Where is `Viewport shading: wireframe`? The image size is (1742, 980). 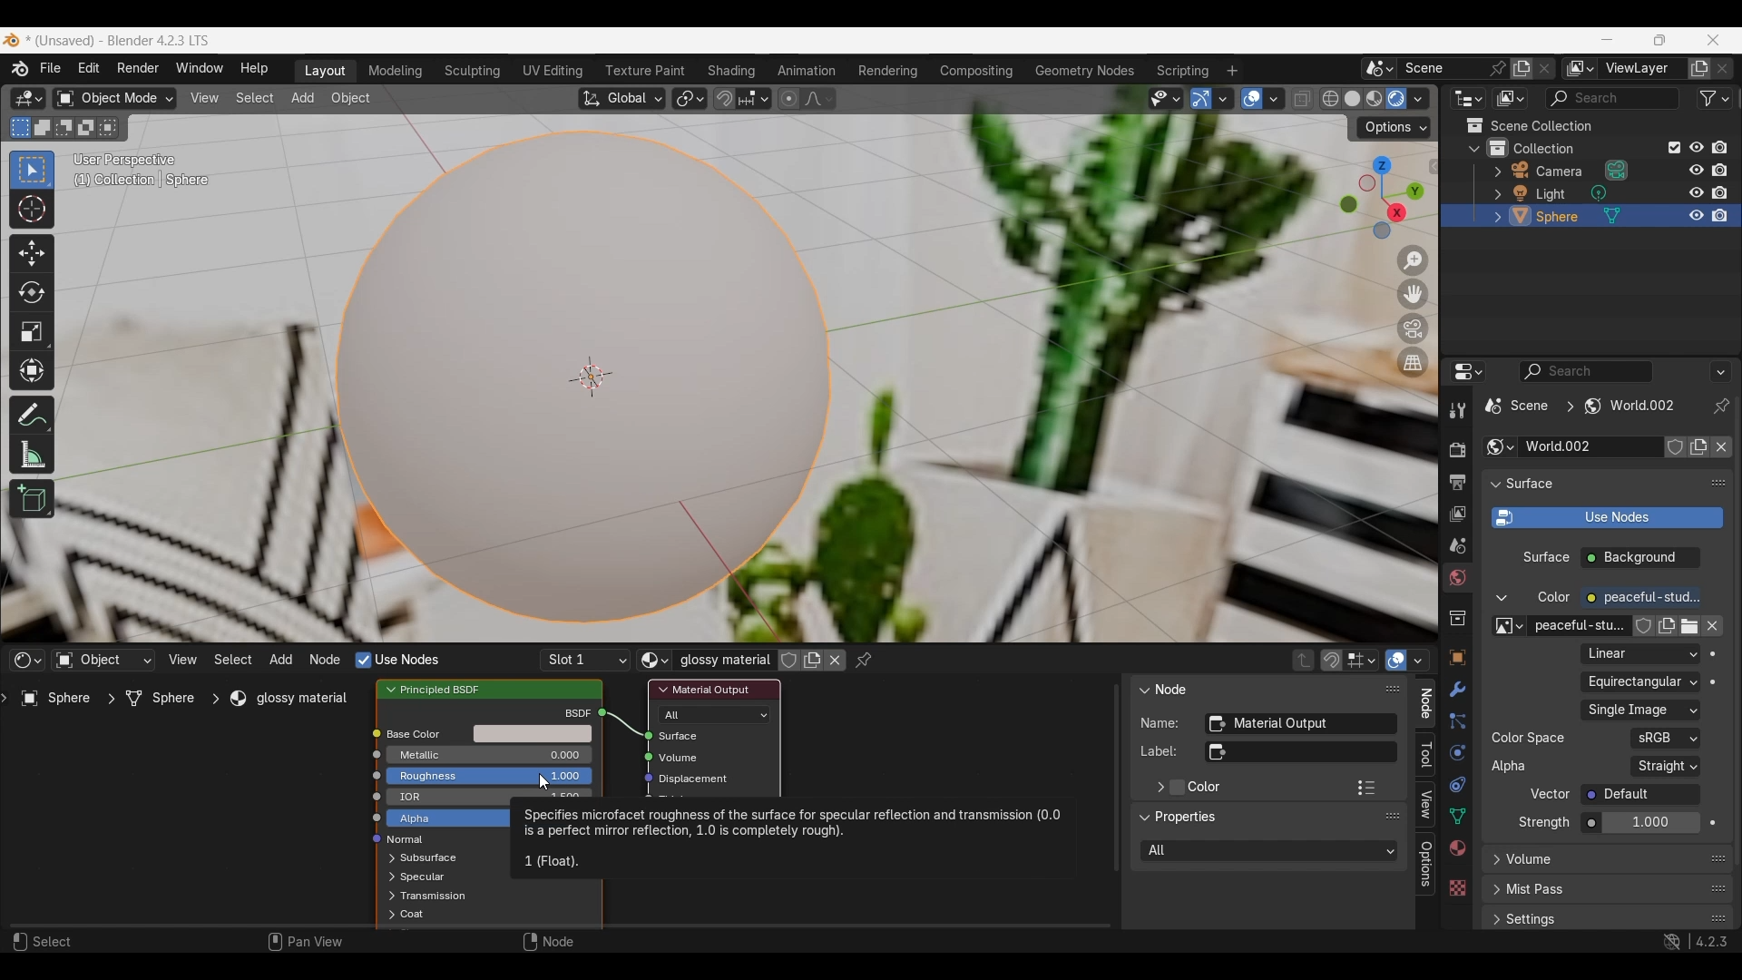
Viewport shading: wireframe is located at coordinates (1330, 99).